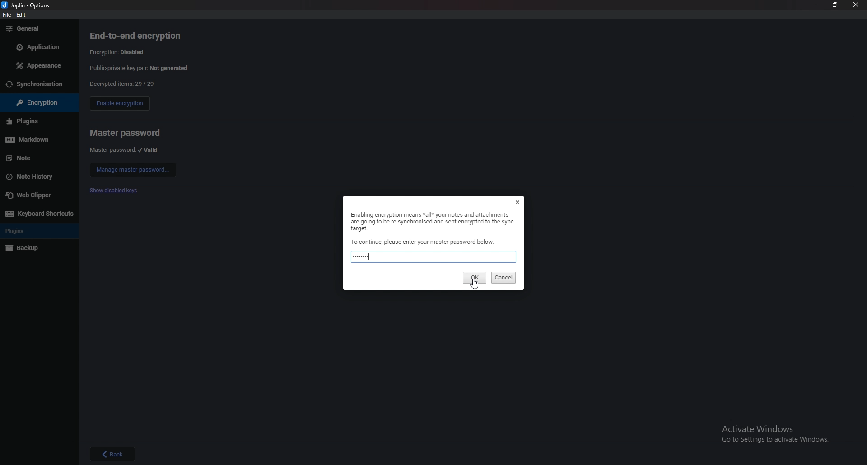  I want to click on master password valid, so click(125, 150).